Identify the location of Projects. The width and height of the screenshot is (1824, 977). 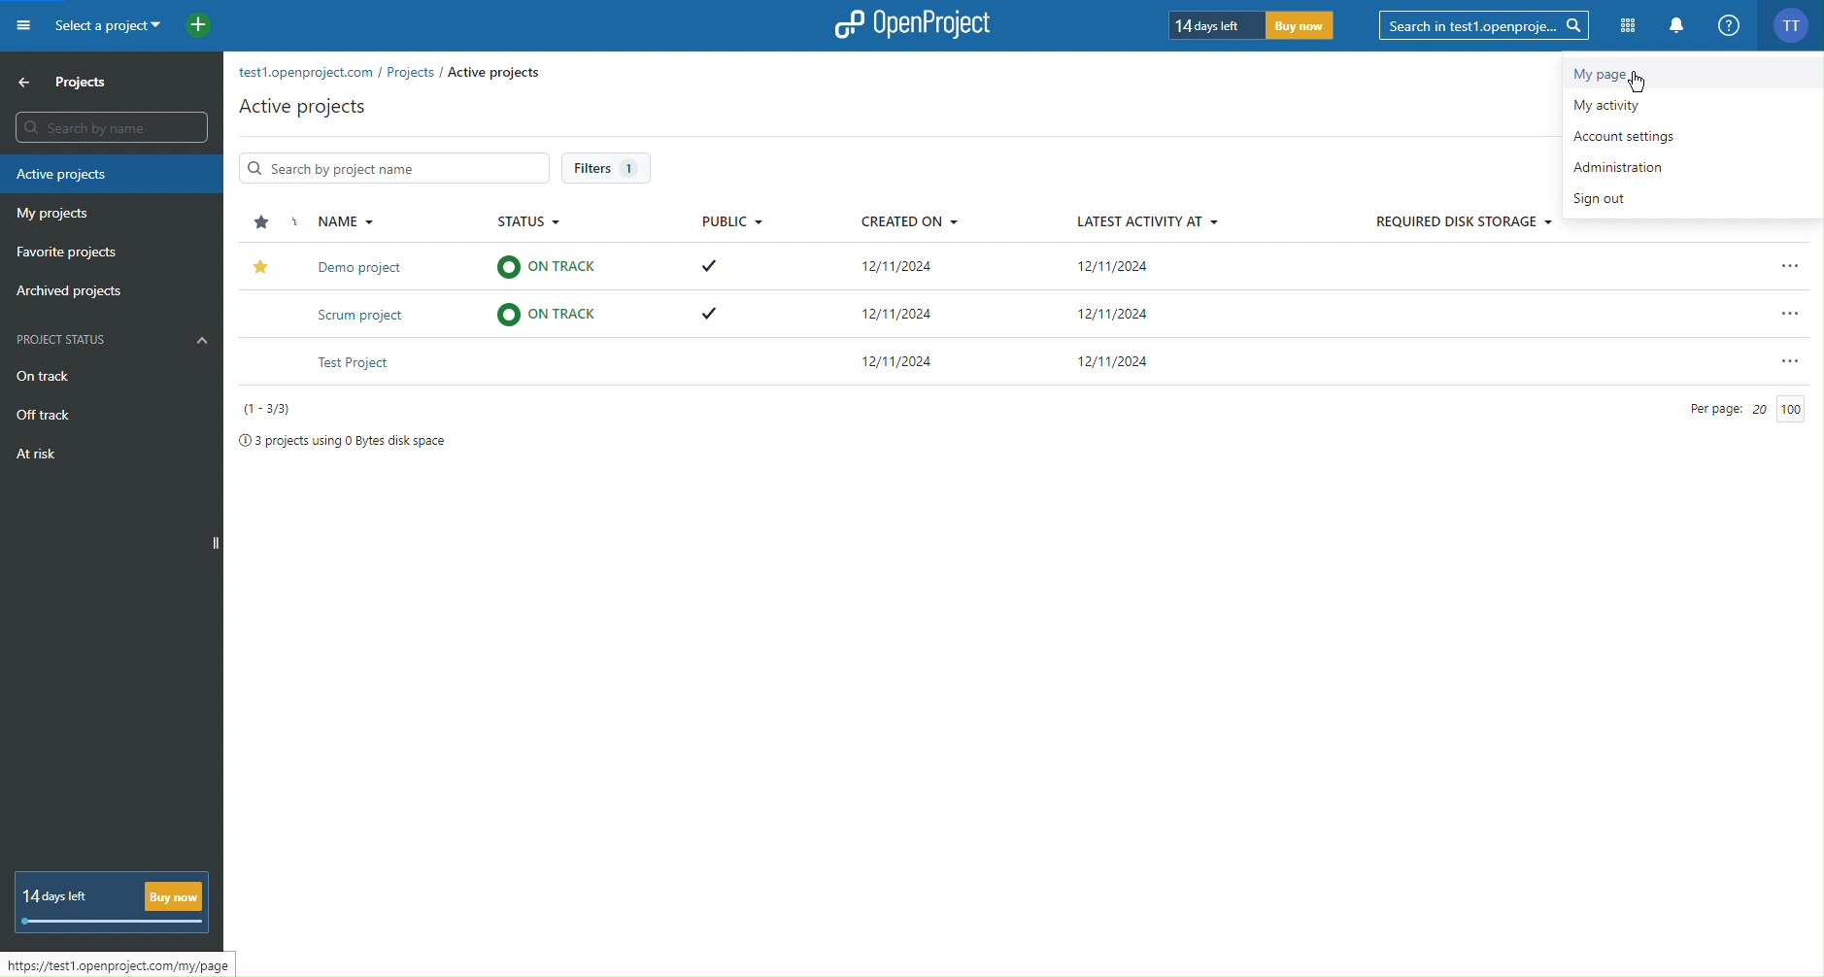
(74, 84).